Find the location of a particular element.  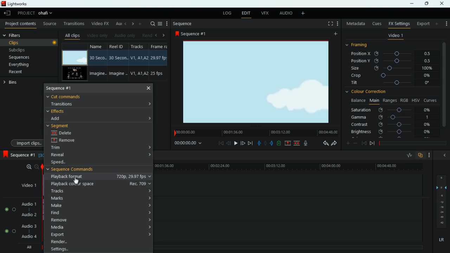

make is located at coordinates (101, 205).